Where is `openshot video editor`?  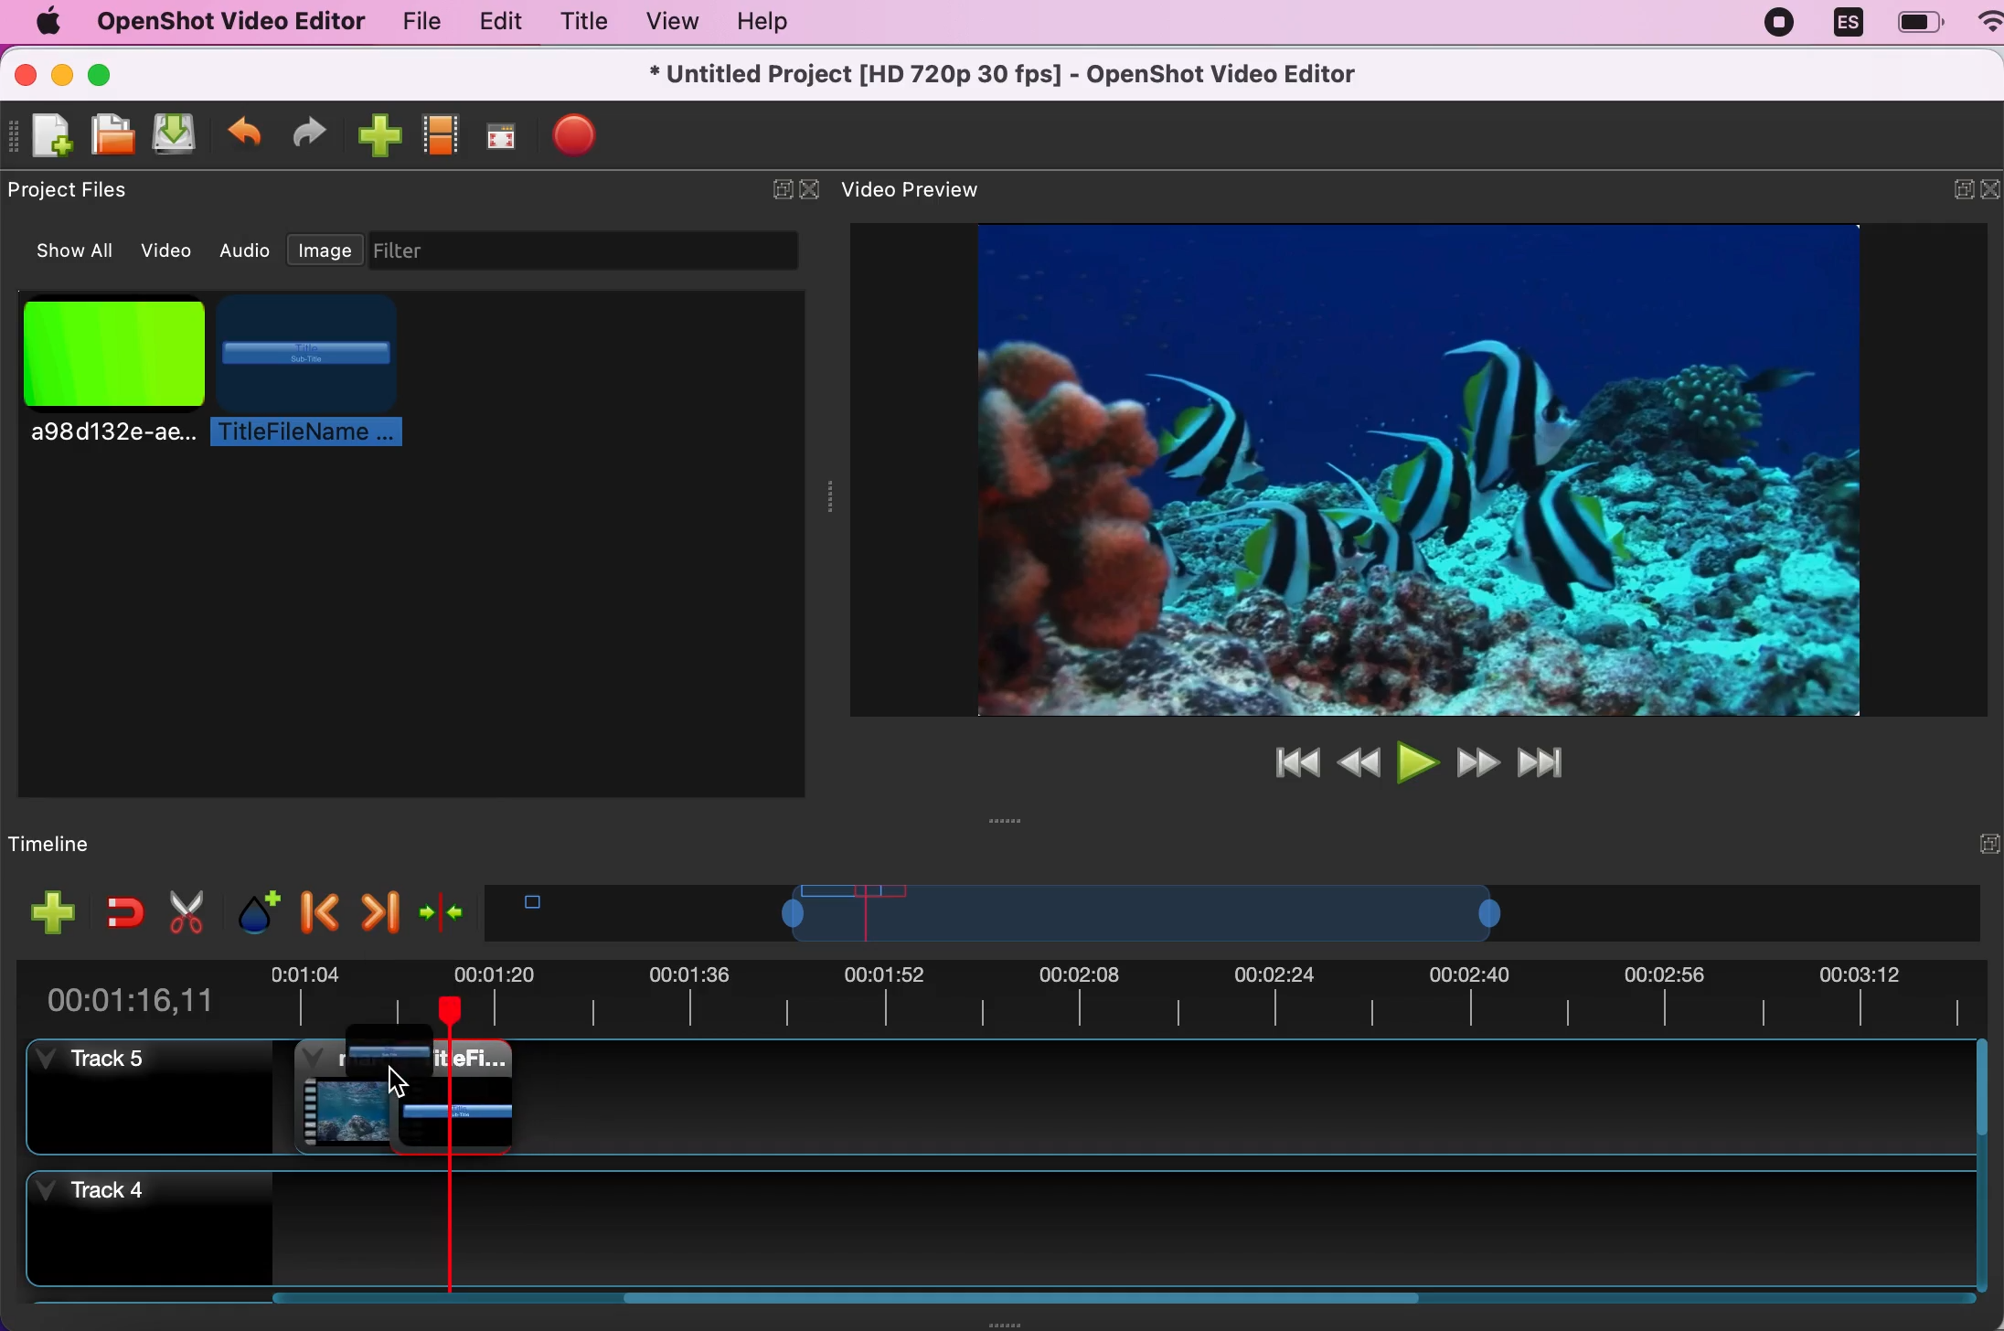 openshot video editor is located at coordinates (229, 23).